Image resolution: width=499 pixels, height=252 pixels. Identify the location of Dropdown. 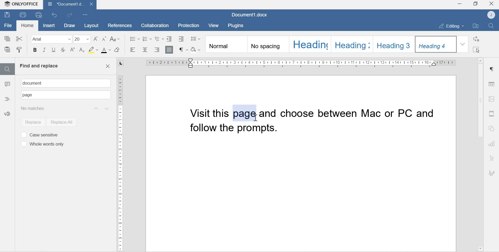
(463, 44).